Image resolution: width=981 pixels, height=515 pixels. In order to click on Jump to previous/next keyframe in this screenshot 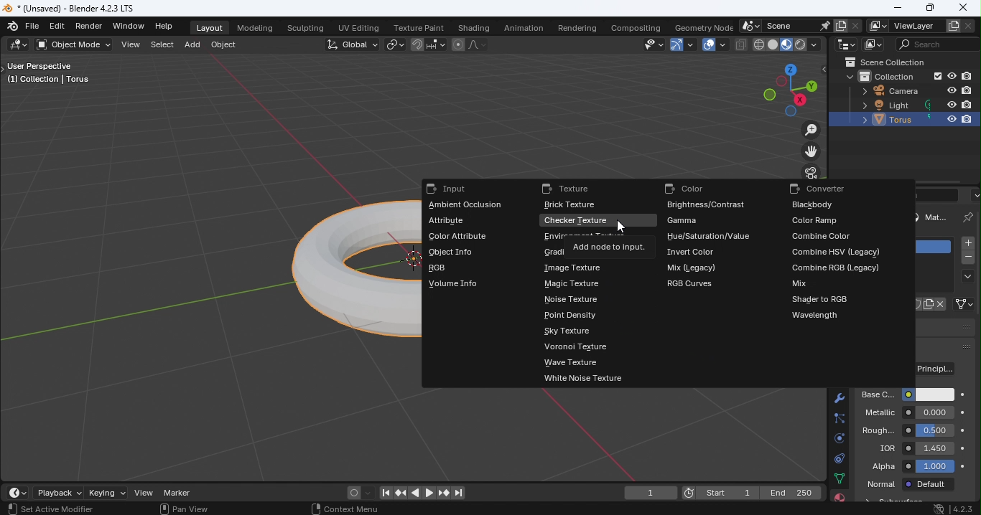, I will do `click(400, 493)`.